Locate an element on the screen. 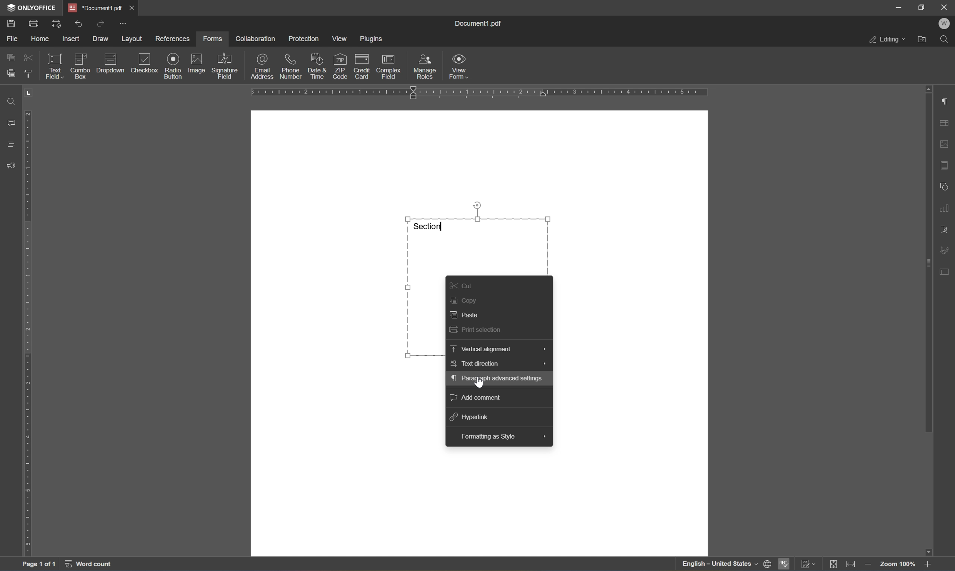  spell checking is located at coordinates (783, 564).